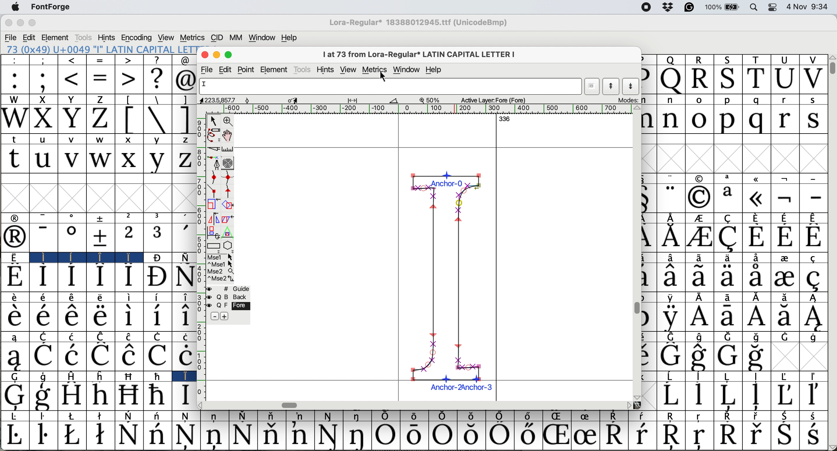 Image resolution: width=837 pixels, height=451 pixels. Describe the element at coordinates (417, 23) in the screenshot. I see `Lora regular*18388012945.ttf (UnicodeBmp)` at that location.